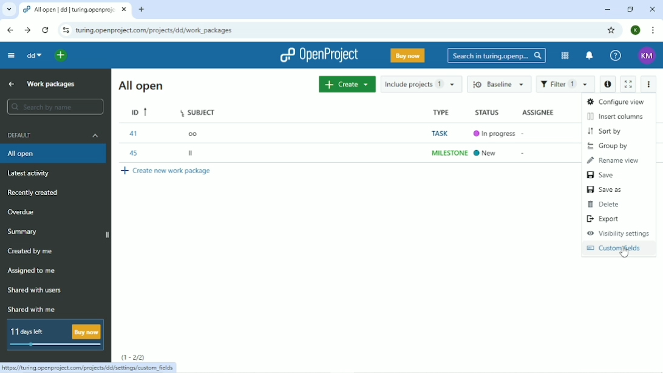 The height and width of the screenshot is (373, 663). Describe the element at coordinates (134, 152) in the screenshot. I see `45` at that location.